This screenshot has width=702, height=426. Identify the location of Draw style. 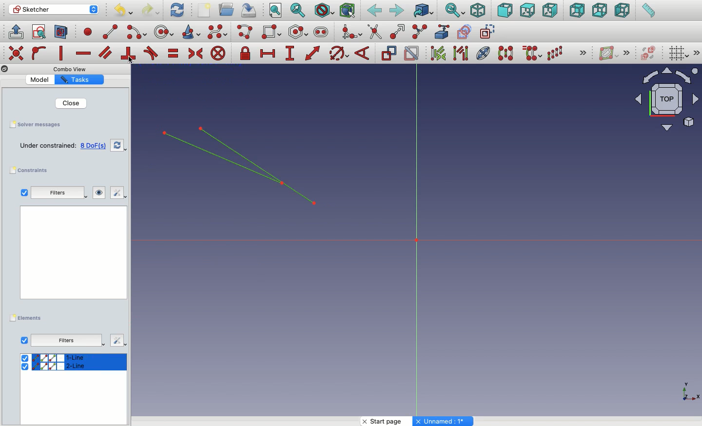
(324, 10).